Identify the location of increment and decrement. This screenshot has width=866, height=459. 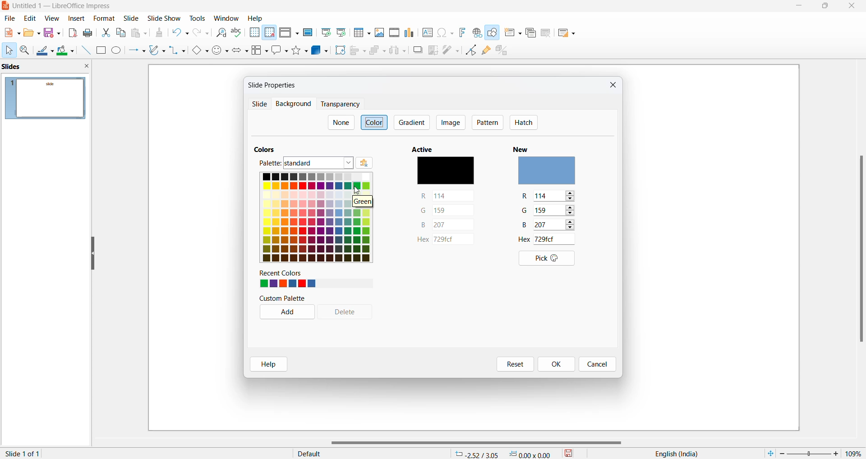
(571, 211).